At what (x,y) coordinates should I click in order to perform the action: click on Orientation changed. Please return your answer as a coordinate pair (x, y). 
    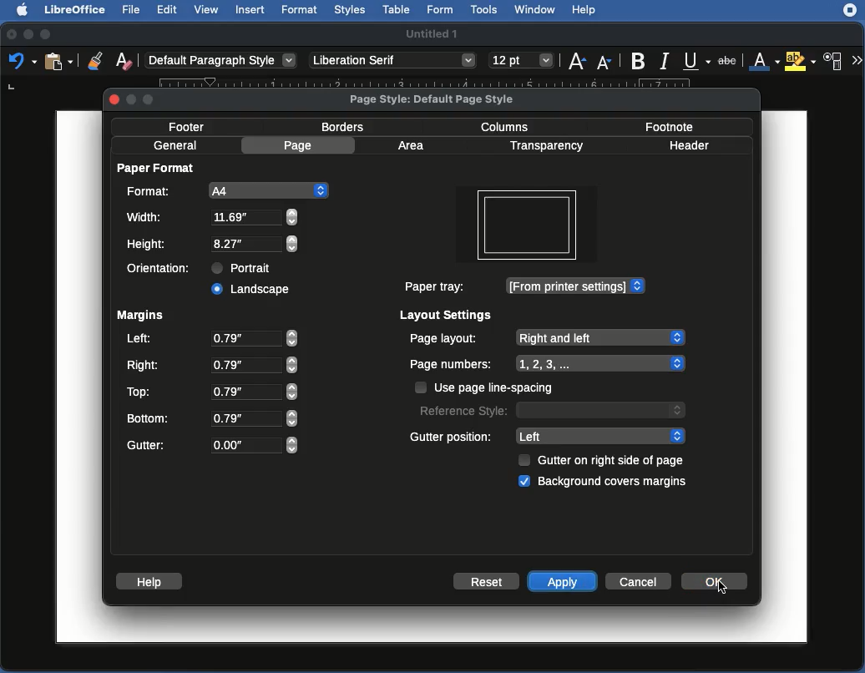
    Looking at the image, I should click on (529, 232).